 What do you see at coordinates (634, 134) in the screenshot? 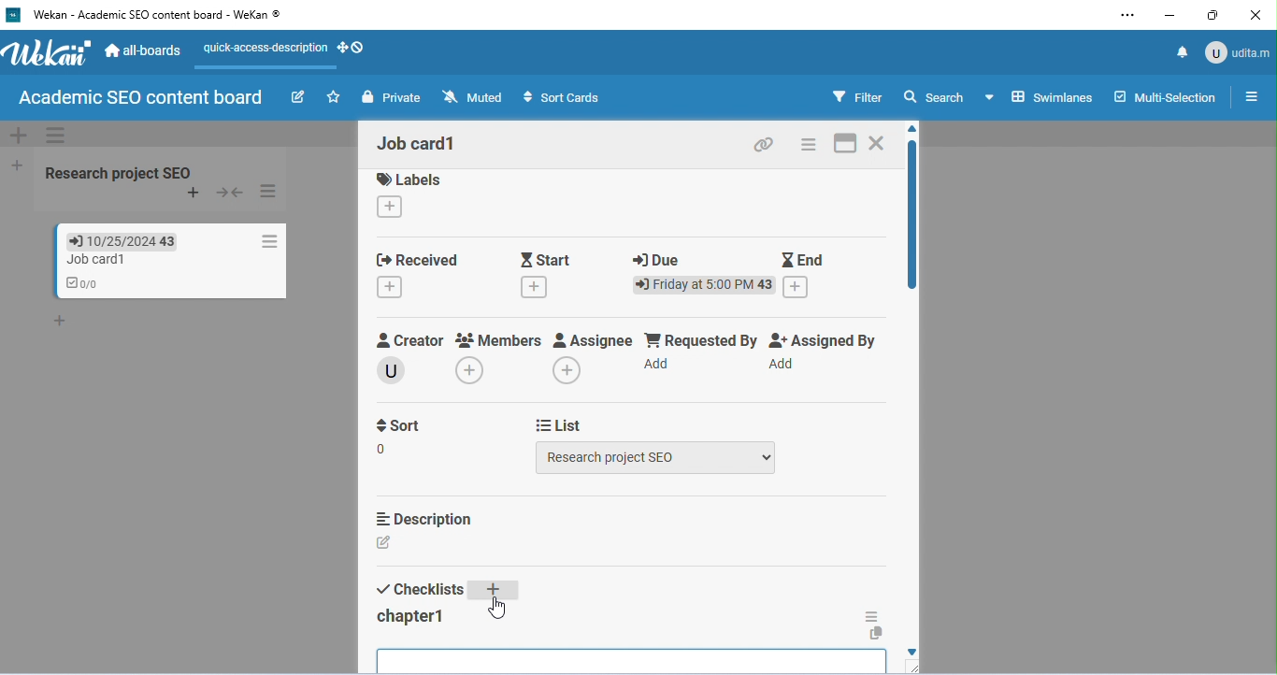
I see `default` at bounding box center [634, 134].